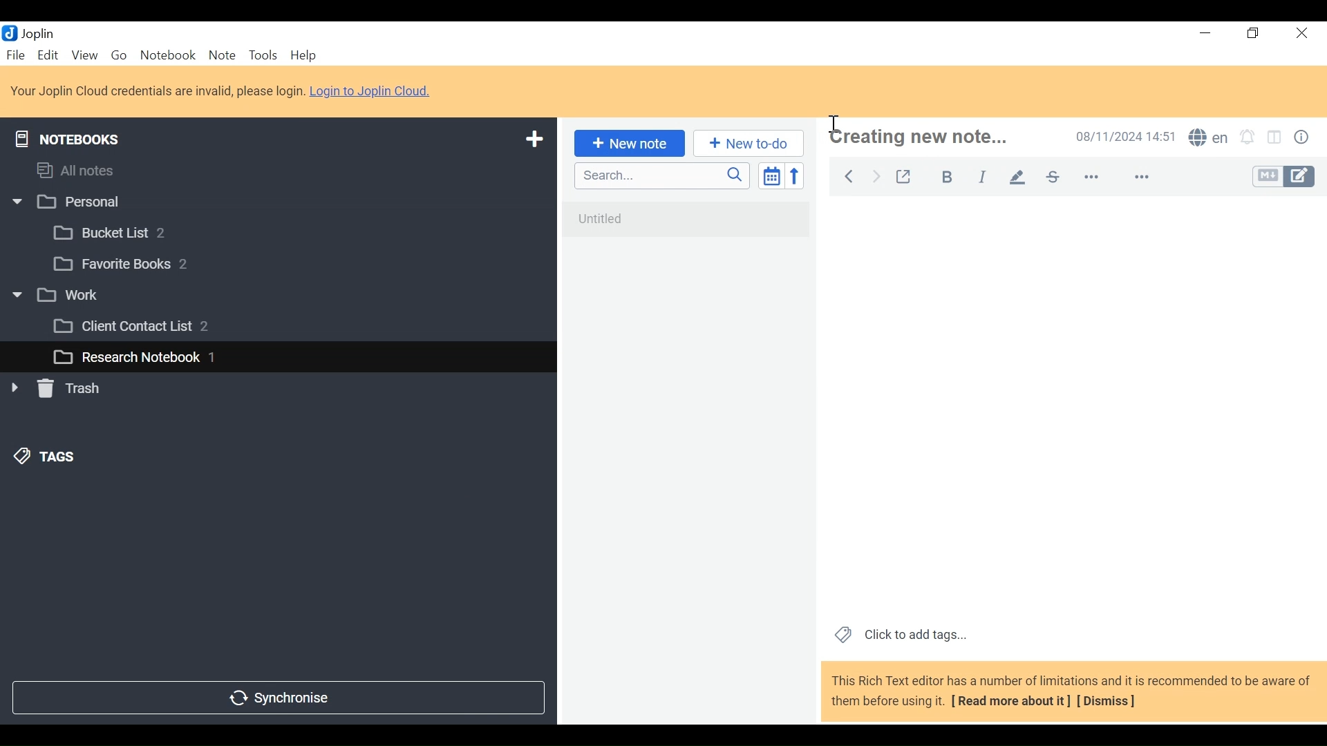  Describe the element at coordinates (660, 175) in the screenshot. I see `Search` at that location.